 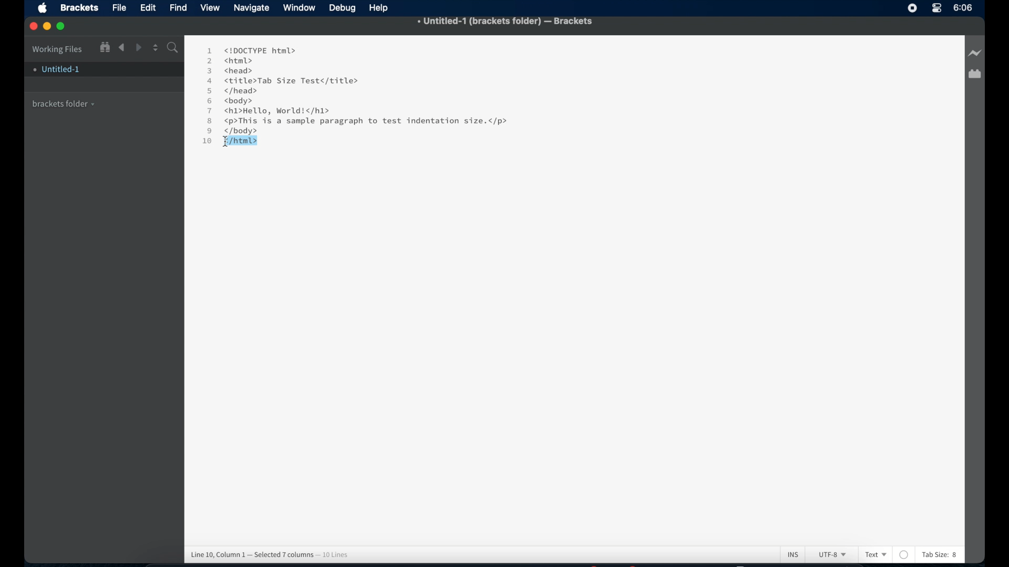 I want to click on Tab Size, so click(x=934, y=554).